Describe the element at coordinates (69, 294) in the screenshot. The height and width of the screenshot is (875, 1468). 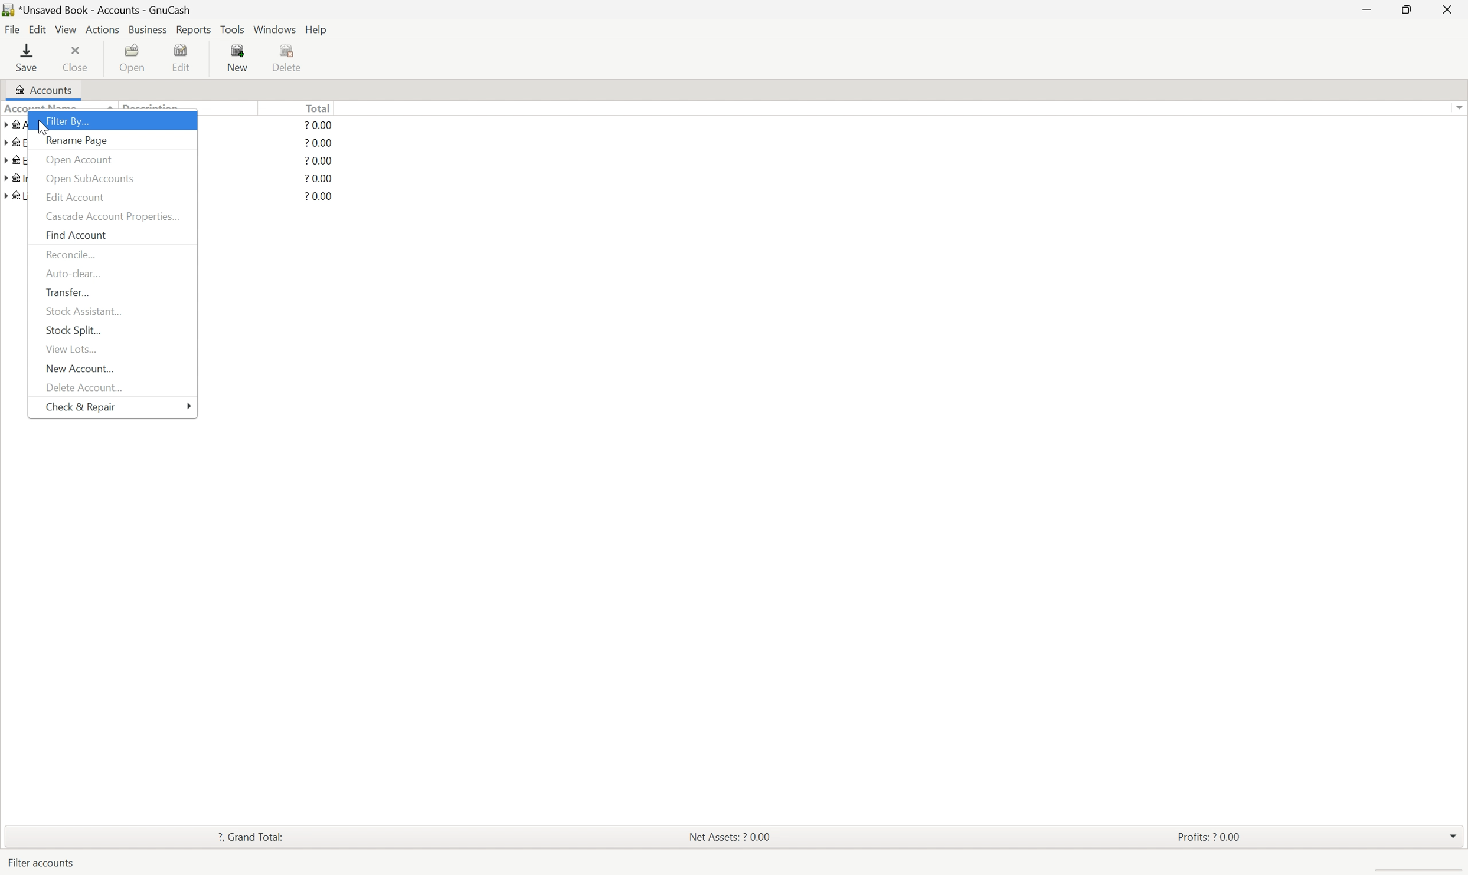
I see `Transfer` at that location.